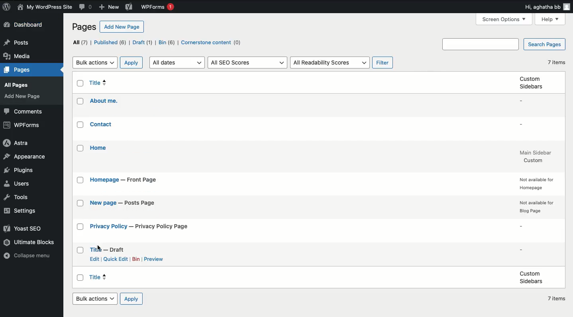 Image resolution: width=573 pixels, height=317 pixels. I want to click on Add new page, so click(122, 27).